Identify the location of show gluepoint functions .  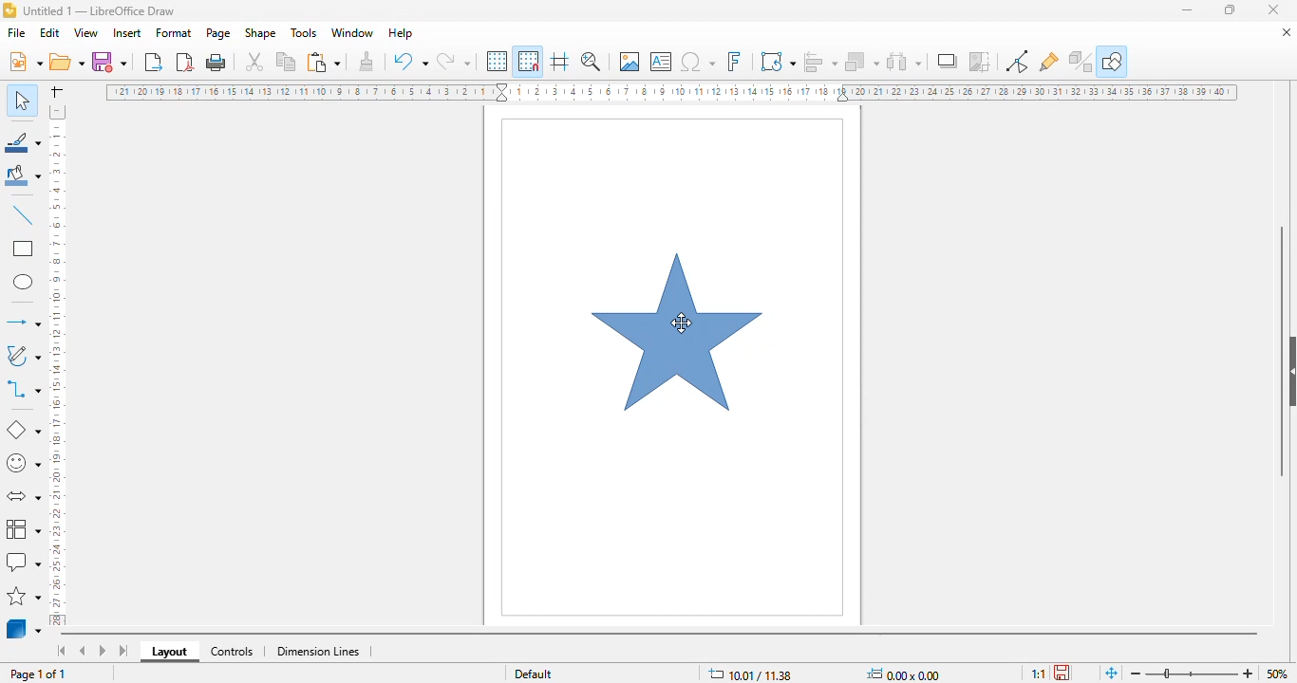
(1049, 62).